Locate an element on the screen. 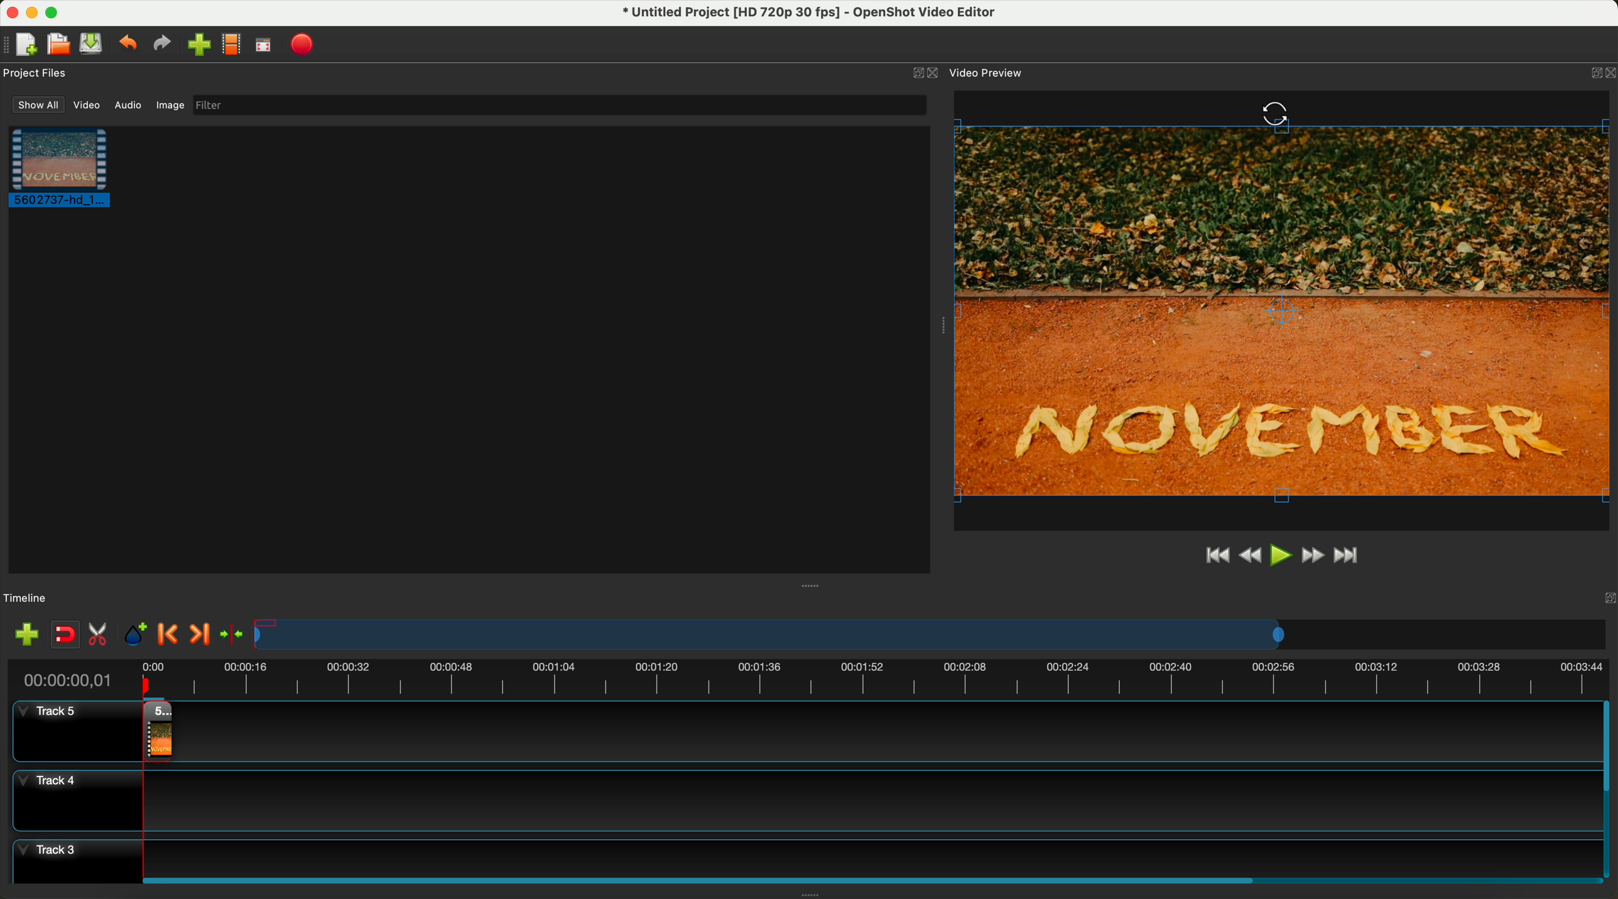 Image resolution: width=1618 pixels, height=899 pixels. file name is located at coordinates (815, 15).